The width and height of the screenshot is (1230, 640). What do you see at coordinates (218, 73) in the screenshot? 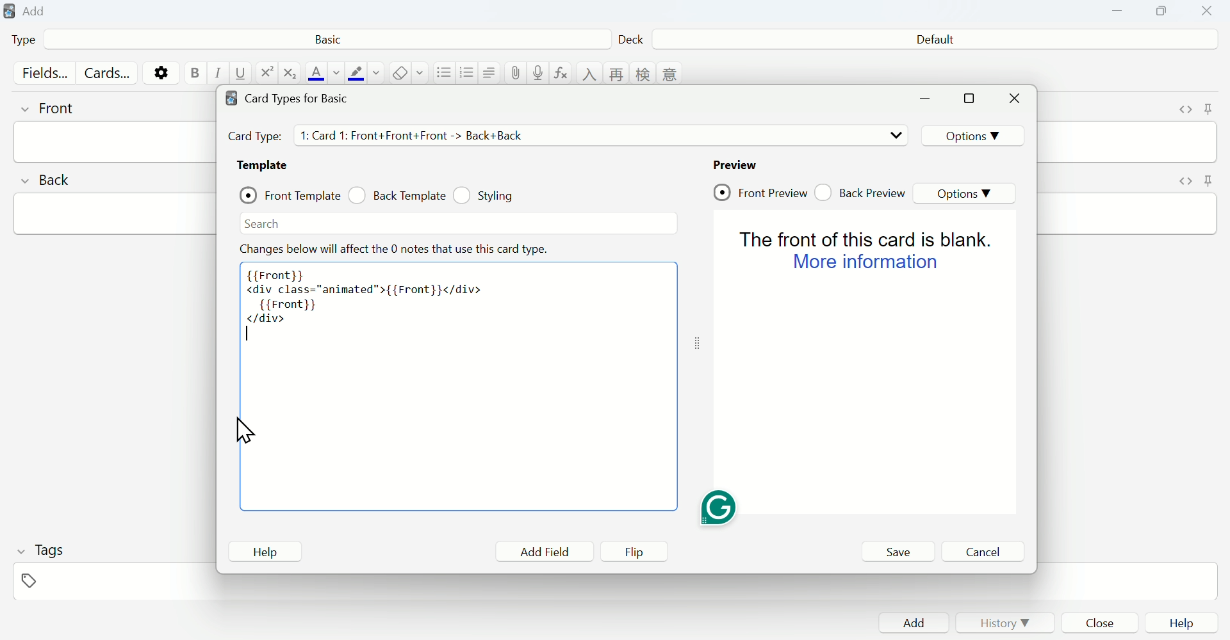
I see `italic text` at bounding box center [218, 73].